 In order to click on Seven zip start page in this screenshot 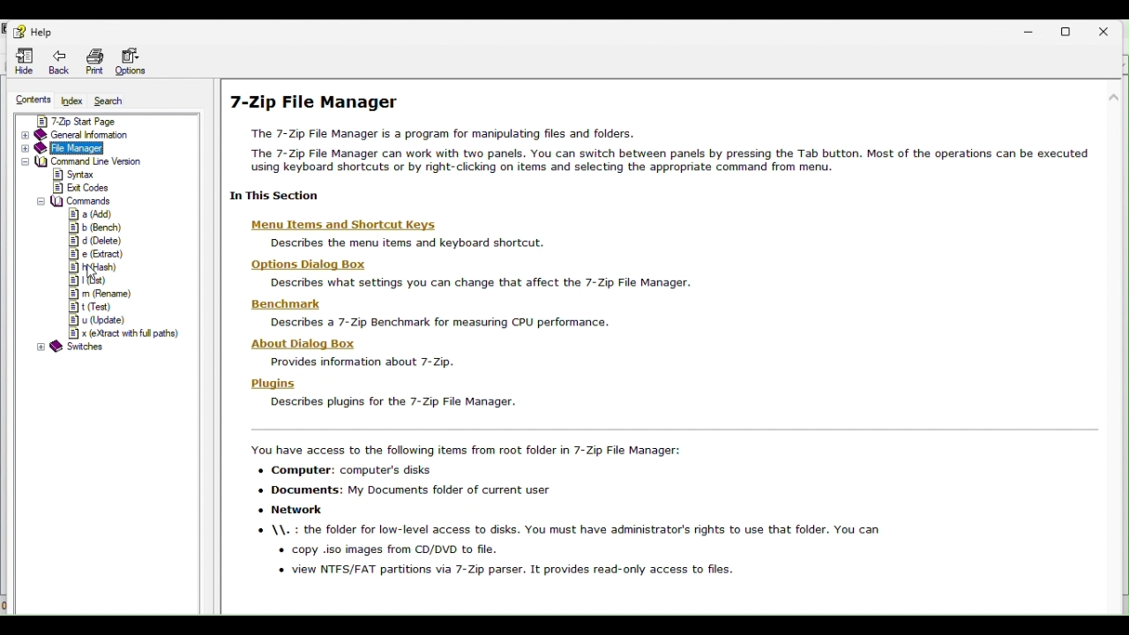, I will do `click(108, 121)`.